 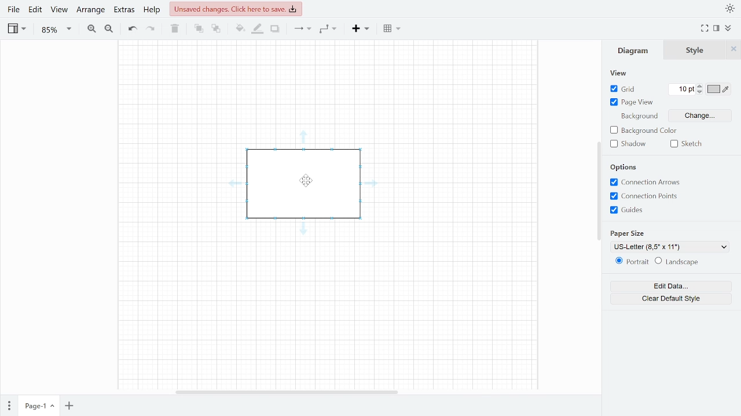 What do you see at coordinates (151, 29) in the screenshot?
I see `Redo` at bounding box center [151, 29].